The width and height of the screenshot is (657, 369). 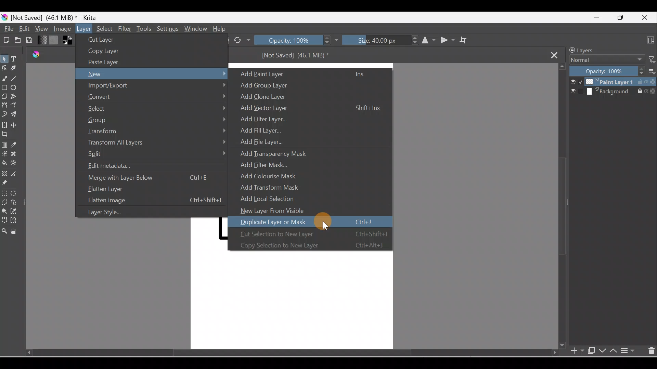 What do you see at coordinates (17, 125) in the screenshot?
I see `Move a layer` at bounding box center [17, 125].